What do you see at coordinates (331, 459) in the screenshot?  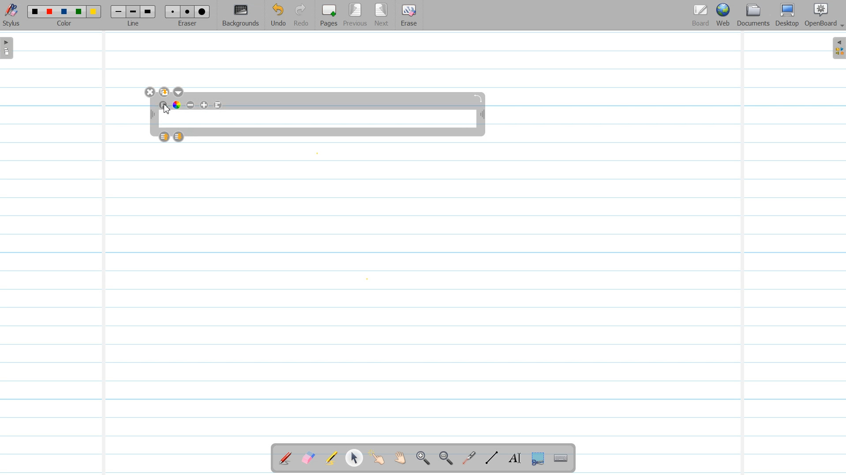 I see `Highlight` at bounding box center [331, 459].